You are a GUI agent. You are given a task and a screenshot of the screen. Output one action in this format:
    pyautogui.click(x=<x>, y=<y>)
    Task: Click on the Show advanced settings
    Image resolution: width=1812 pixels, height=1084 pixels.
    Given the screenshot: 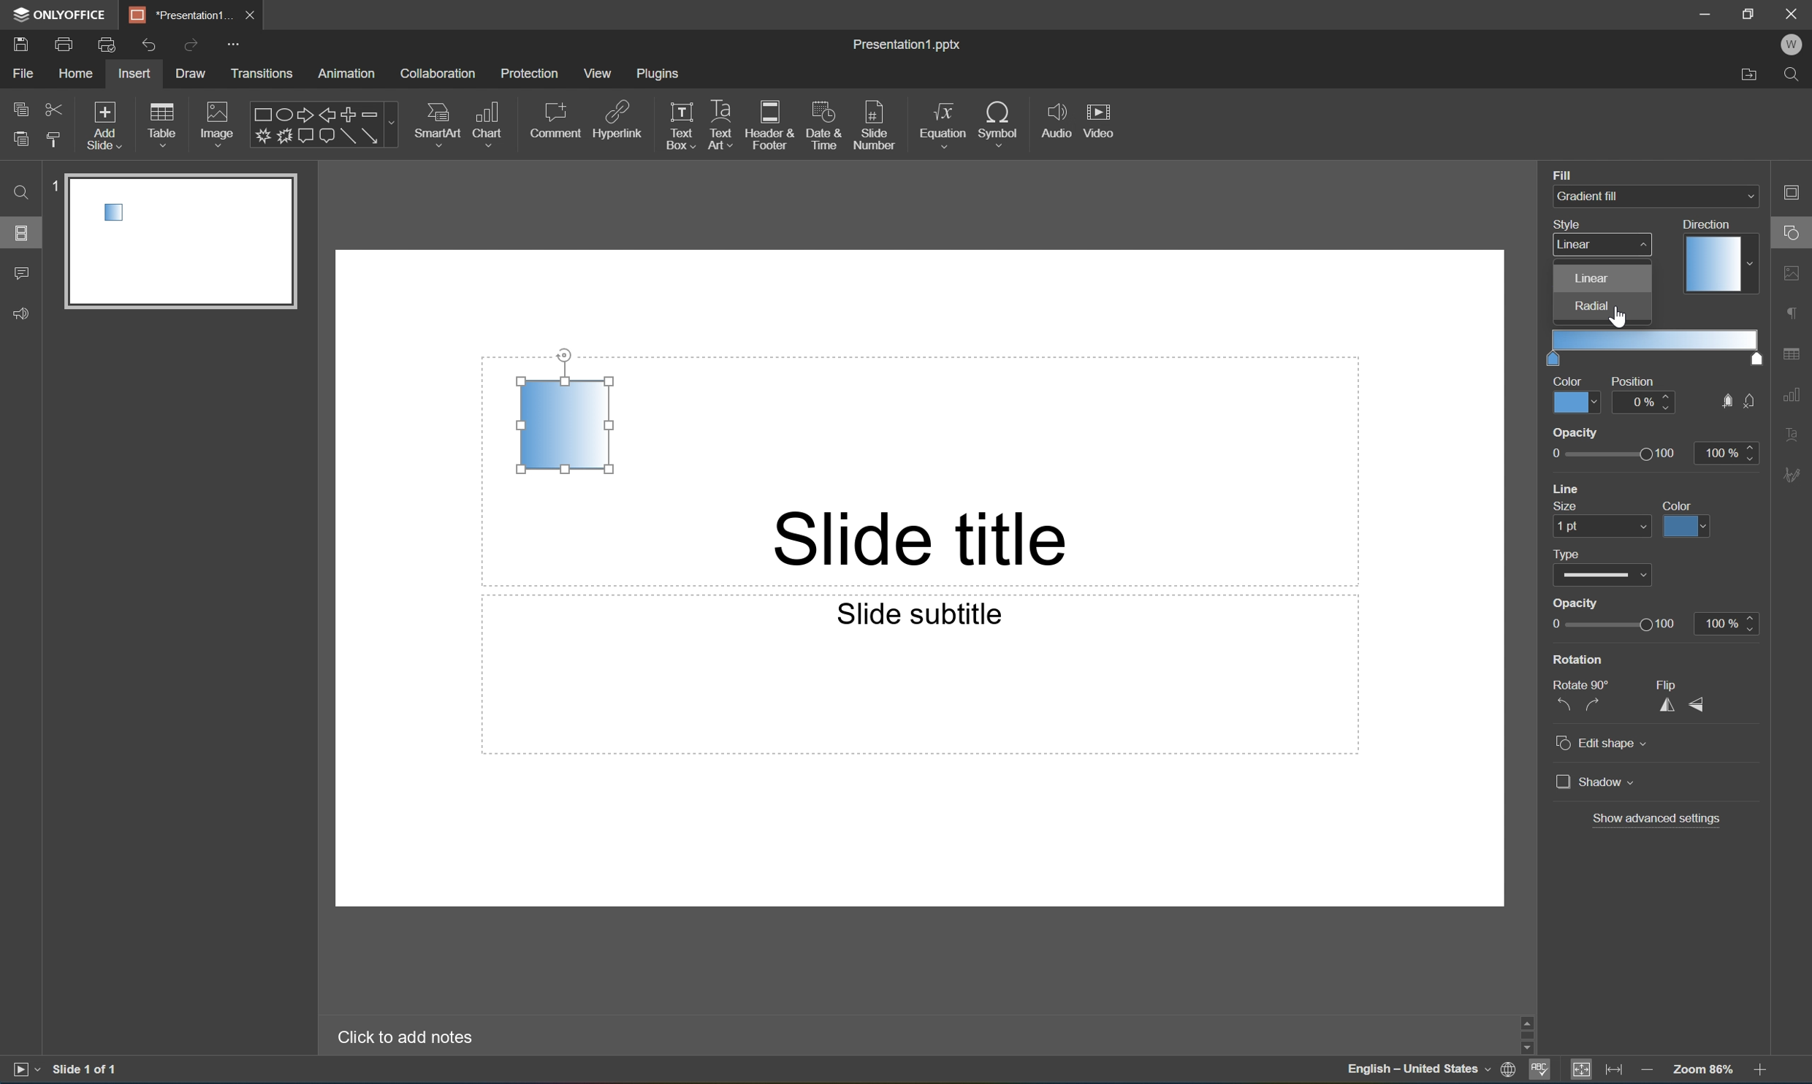 What is the action you would take?
    pyautogui.click(x=1655, y=820)
    